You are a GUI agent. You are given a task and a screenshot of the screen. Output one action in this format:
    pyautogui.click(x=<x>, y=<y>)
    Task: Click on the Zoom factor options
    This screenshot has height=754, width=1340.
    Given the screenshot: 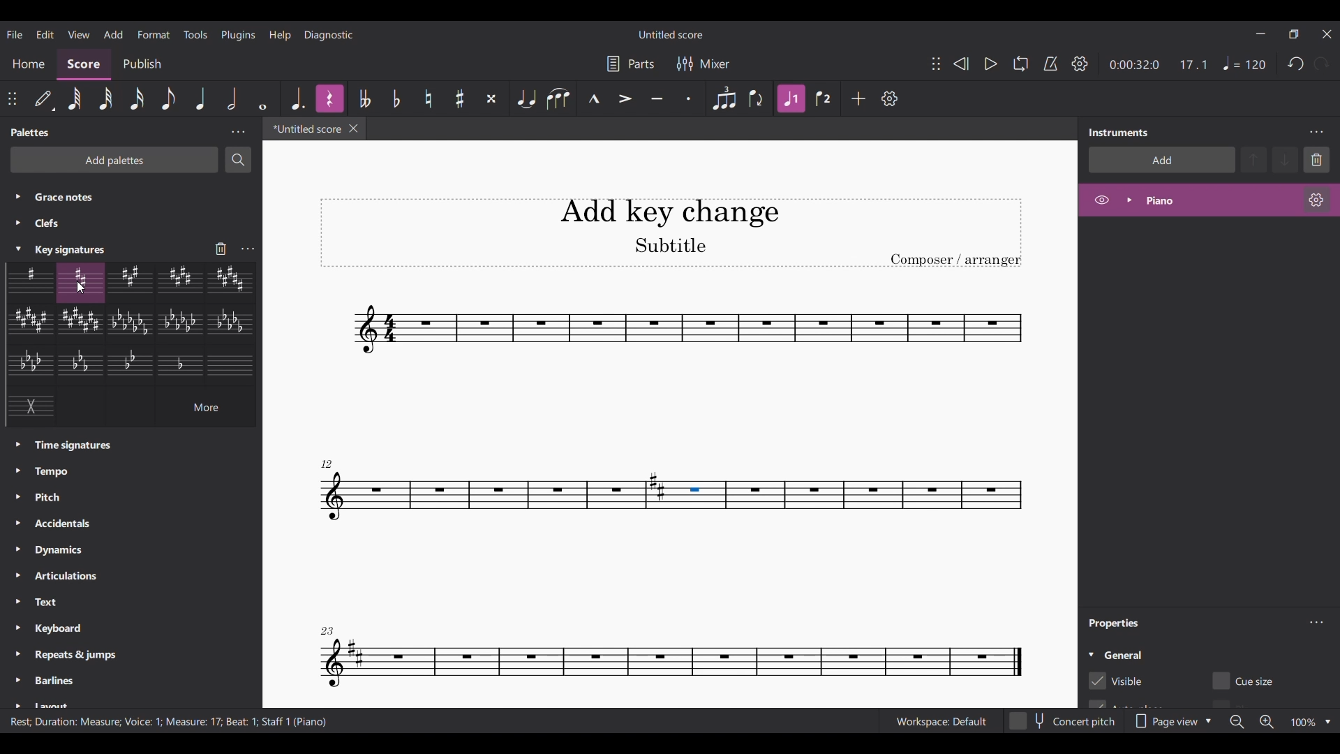 What is the action you would take?
    pyautogui.click(x=1327, y=723)
    